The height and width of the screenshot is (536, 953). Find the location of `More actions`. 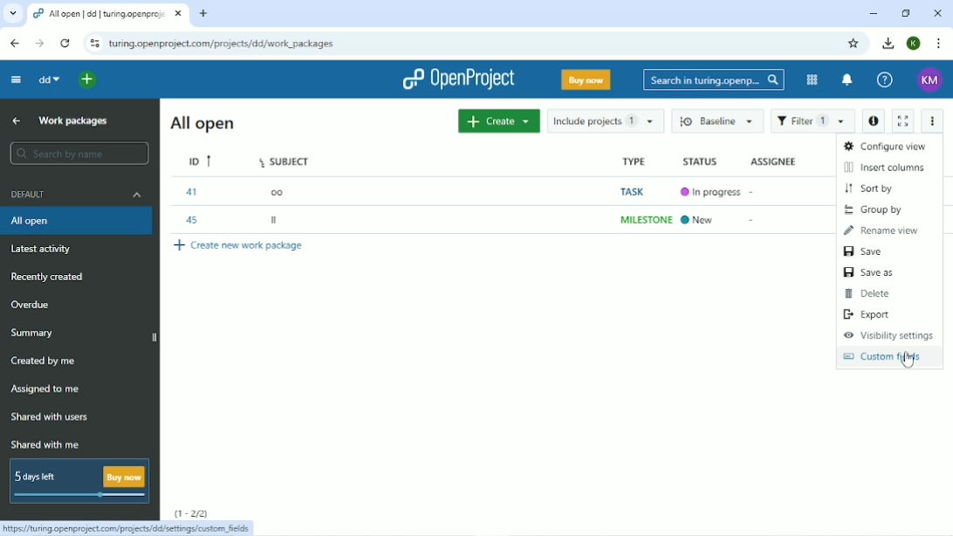

More actions is located at coordinates (931, 121).